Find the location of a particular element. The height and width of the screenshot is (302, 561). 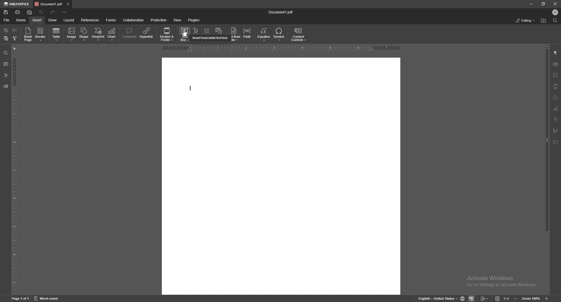

quick print is located at coordinates (30, 13).